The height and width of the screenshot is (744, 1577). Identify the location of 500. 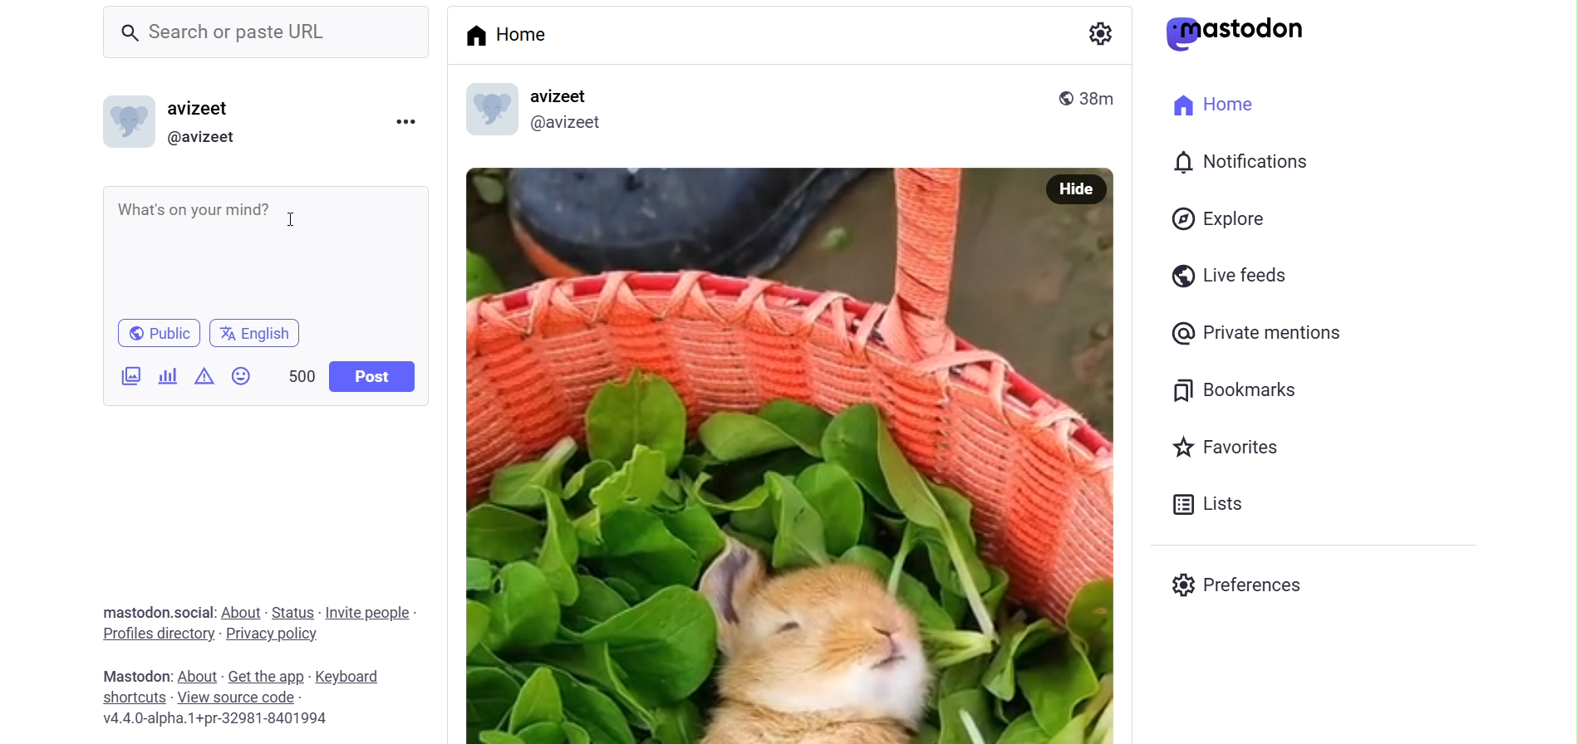
(296, 376).